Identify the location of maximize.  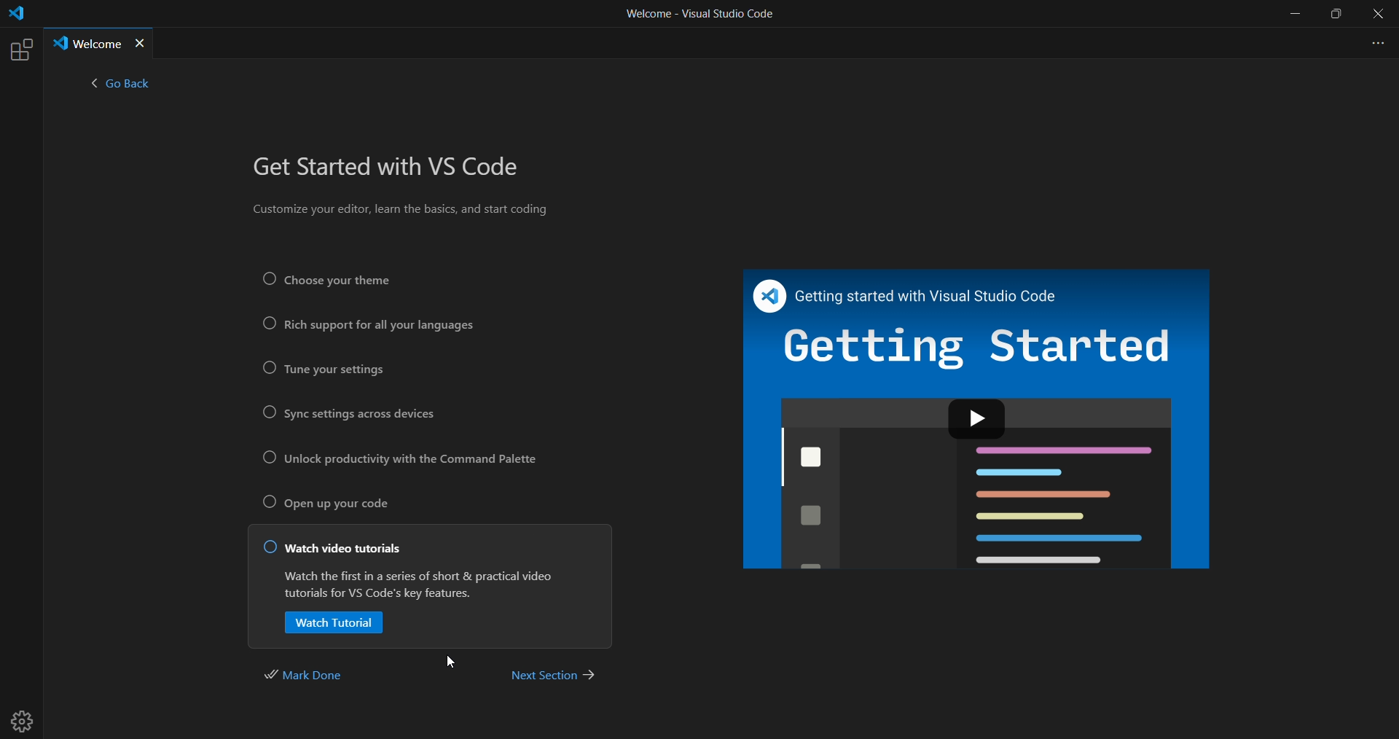
(1338, 15).